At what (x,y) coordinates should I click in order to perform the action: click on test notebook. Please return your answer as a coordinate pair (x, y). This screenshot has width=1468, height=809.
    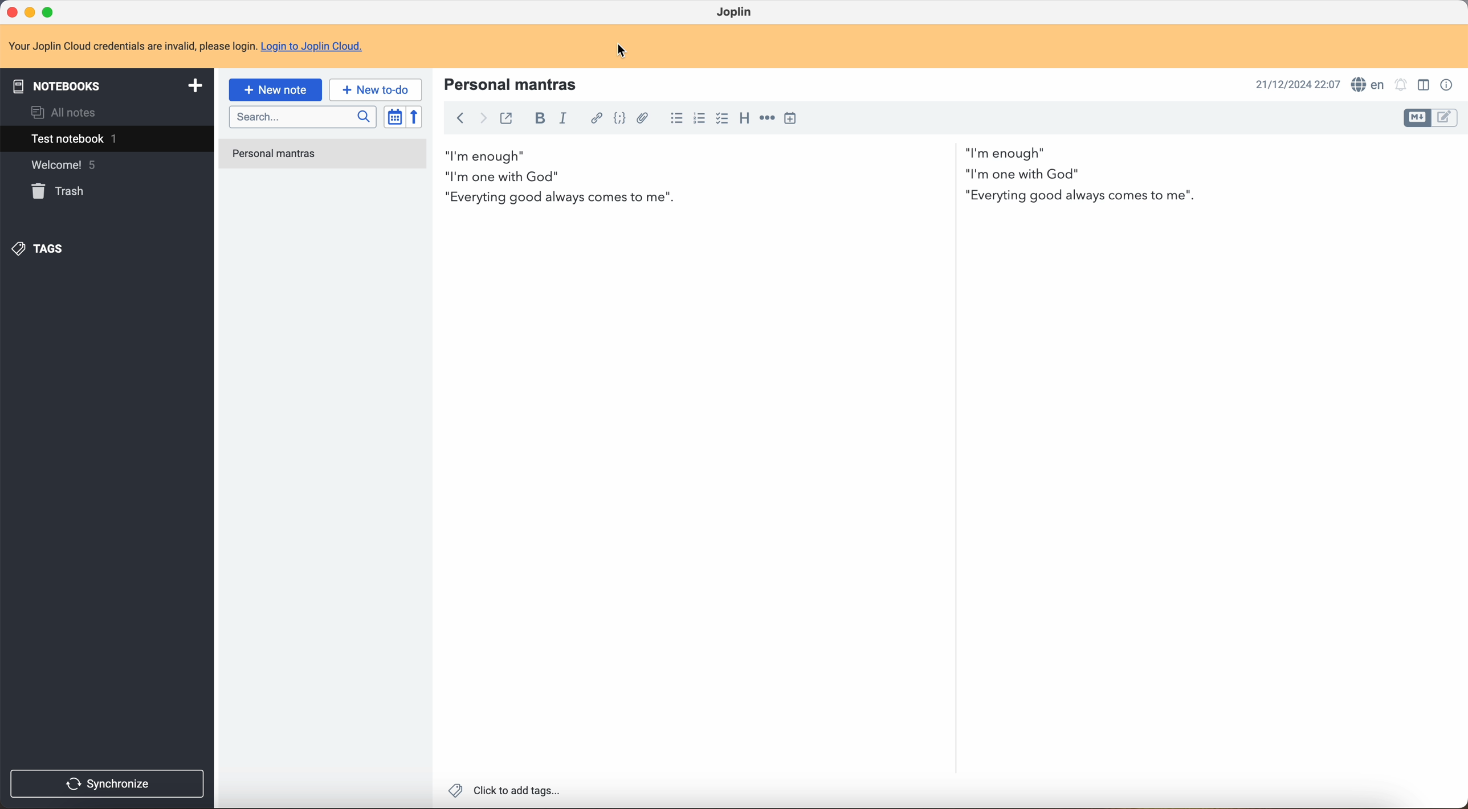
    Looking at the image, I should click on (74, 139).